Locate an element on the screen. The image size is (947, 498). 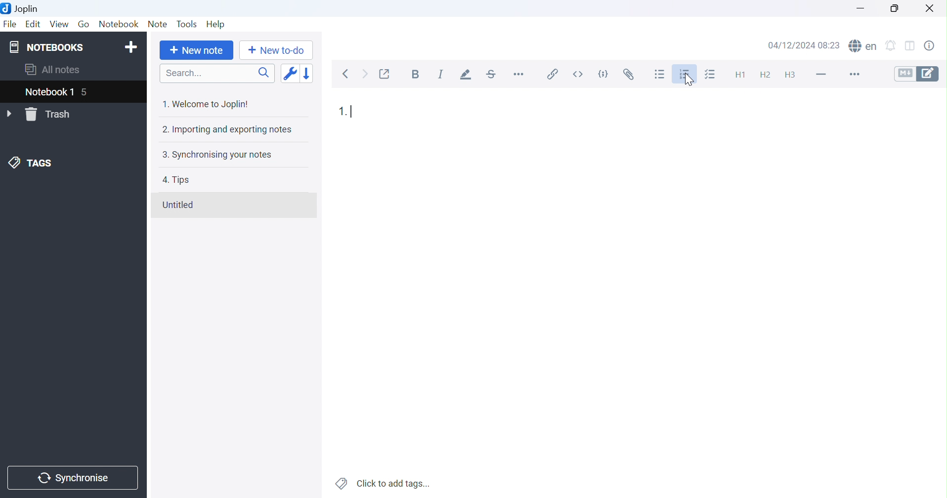
1. Welcome to Joplin! is located at coordinates (205, 104).